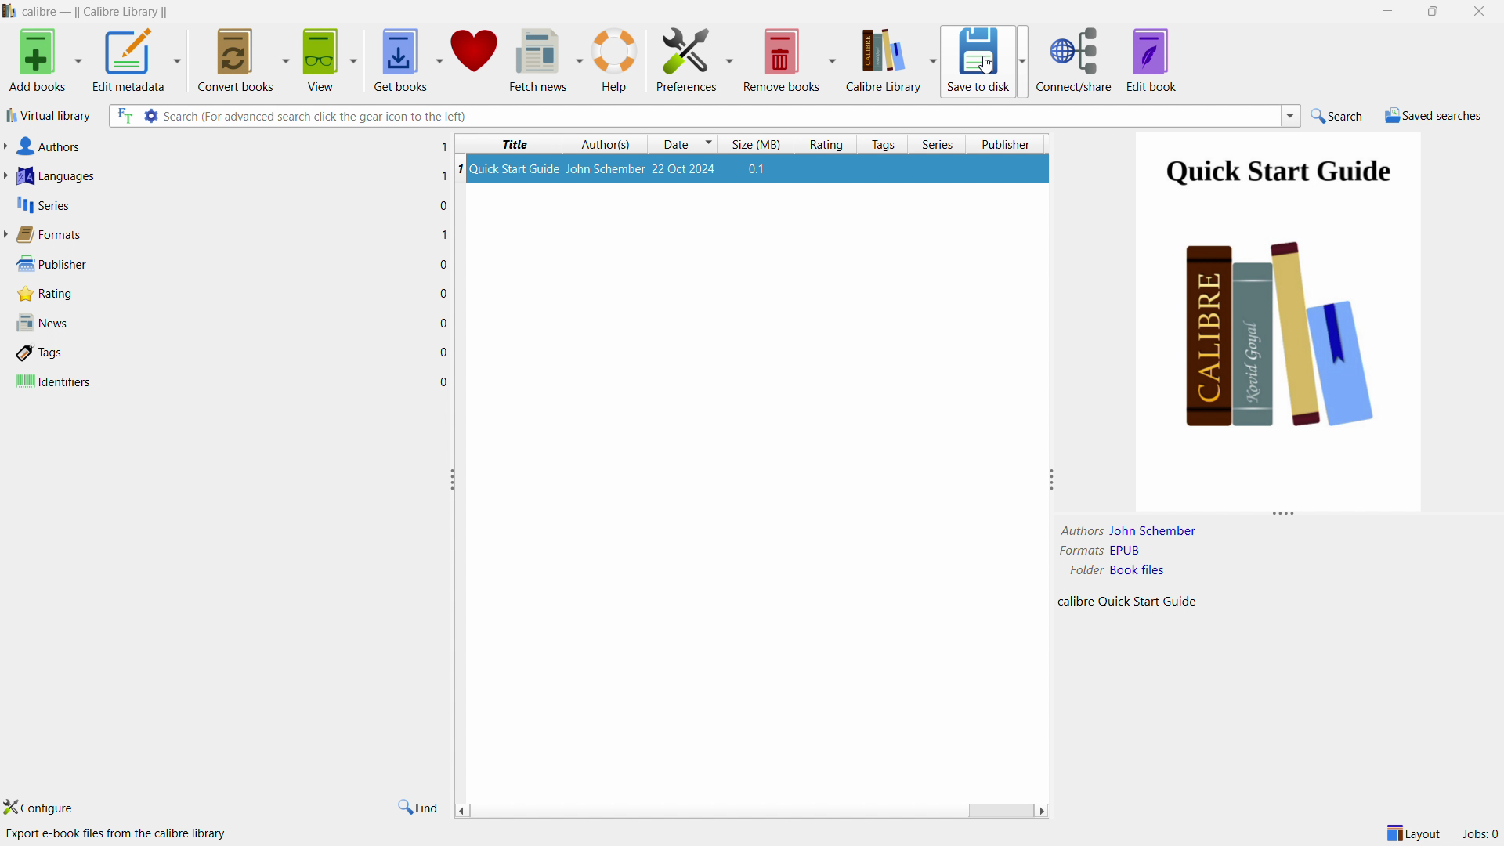 This screenshot has height=846, width=1504. I want to click on cursor, so click(985, 63).